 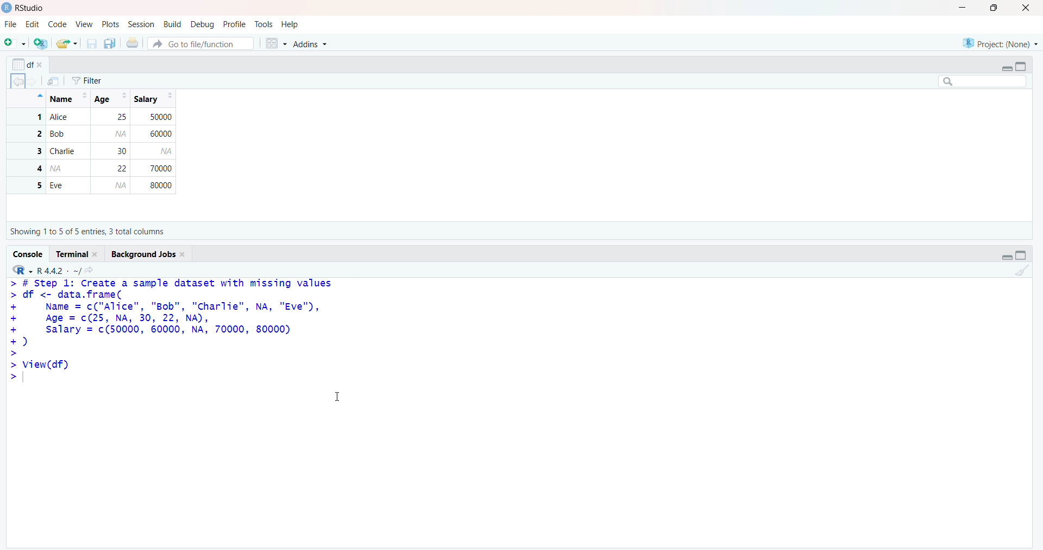 I want to click on File, so click(x=11, y=24).